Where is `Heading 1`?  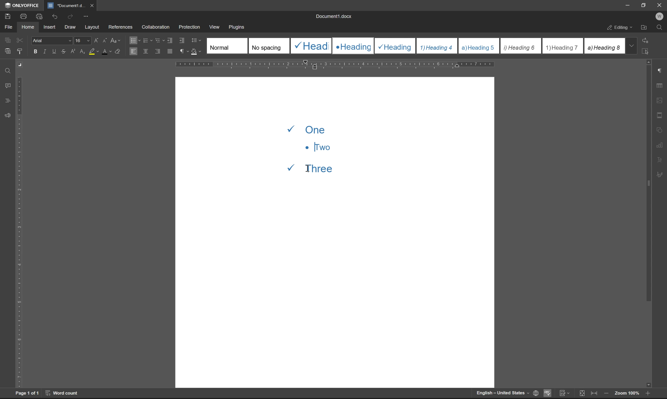 Heading 1 is located at coordinates (310, 46).